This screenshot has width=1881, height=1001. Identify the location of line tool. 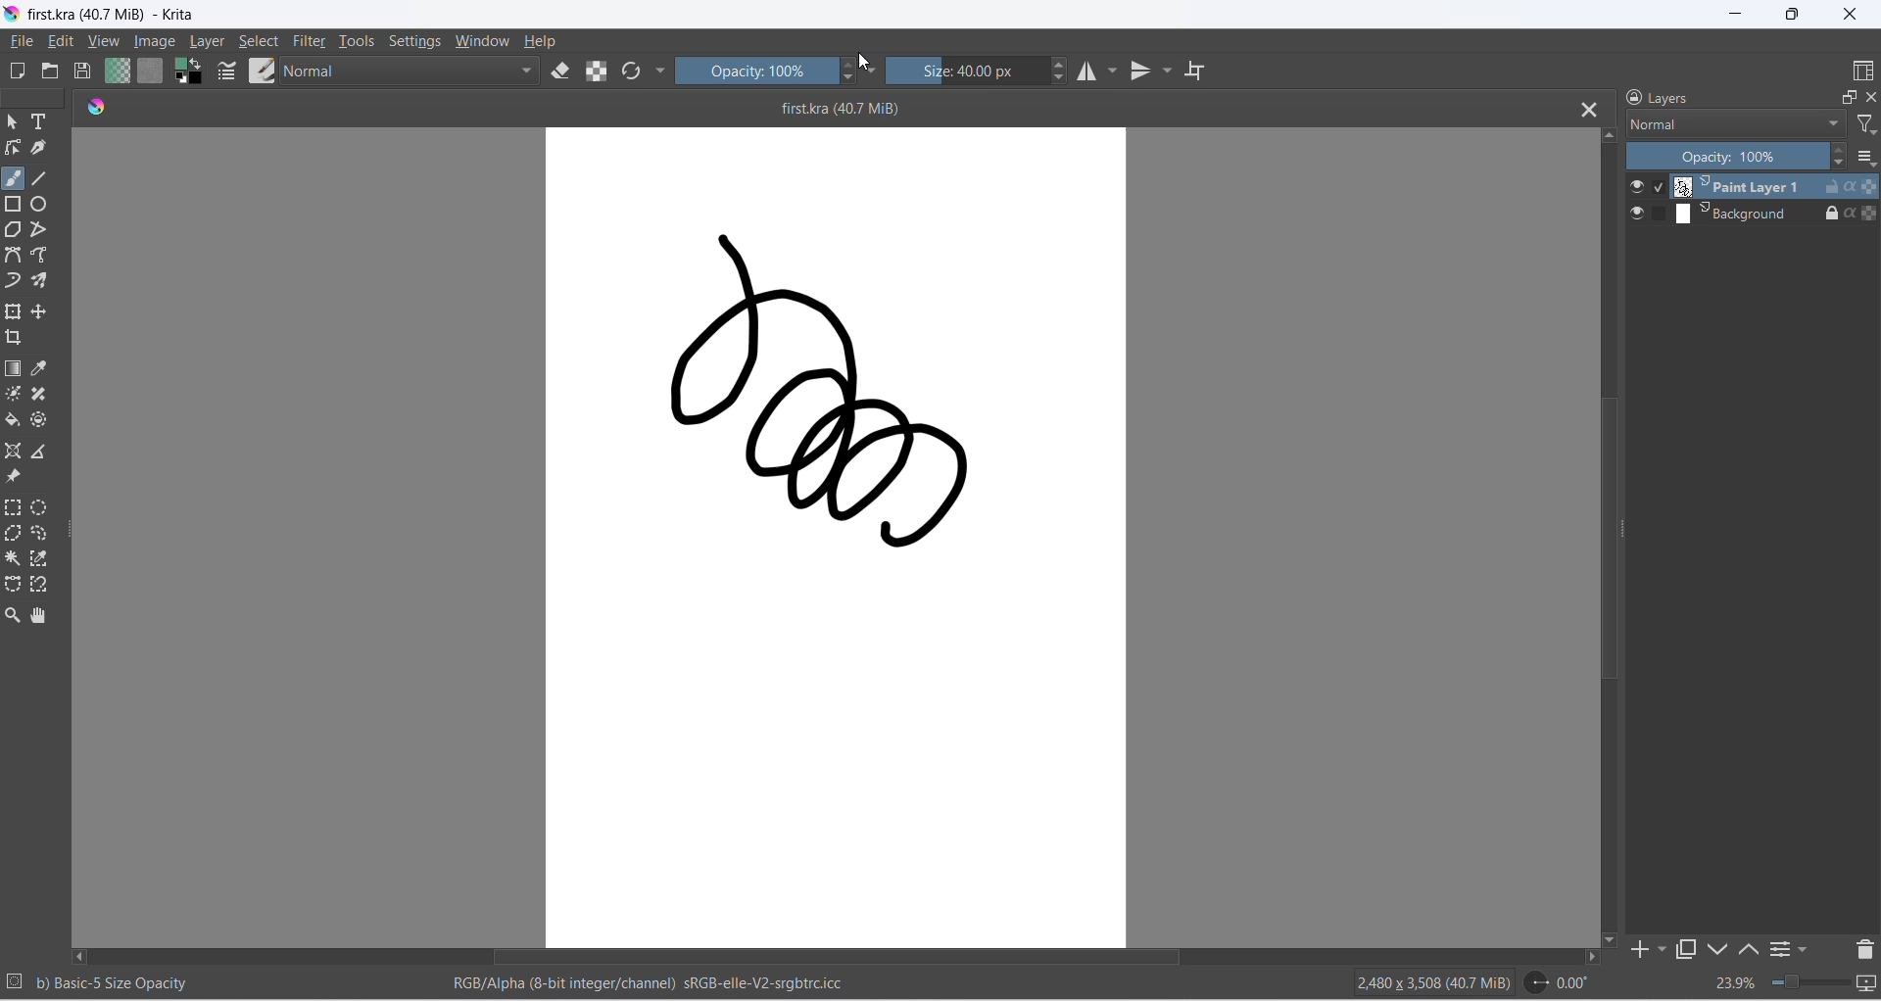
(40, 178).